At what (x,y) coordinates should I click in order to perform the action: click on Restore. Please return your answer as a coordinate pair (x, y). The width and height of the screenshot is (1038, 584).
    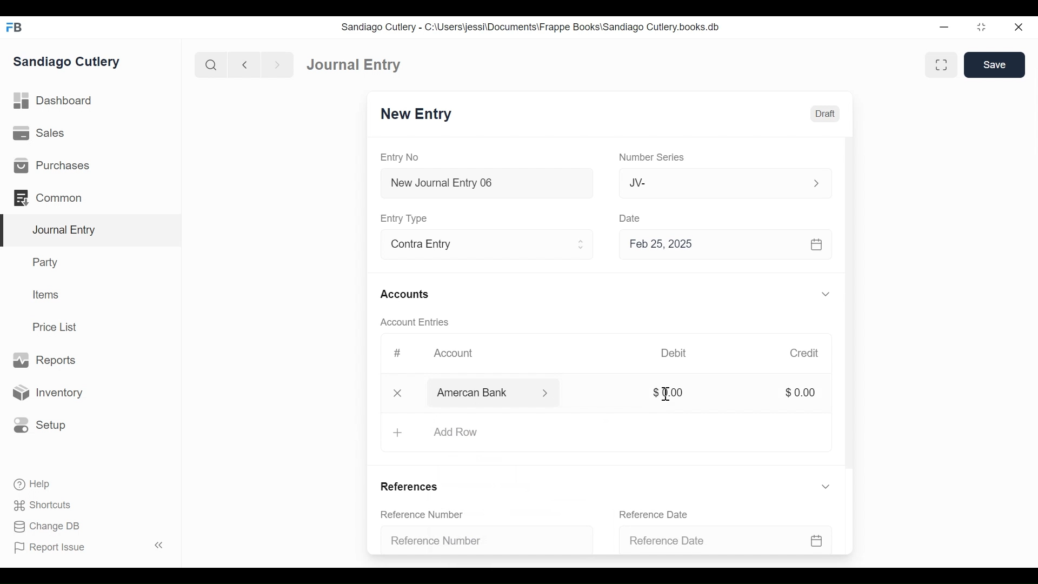
    Looking at the image, I should click on (983, 26).